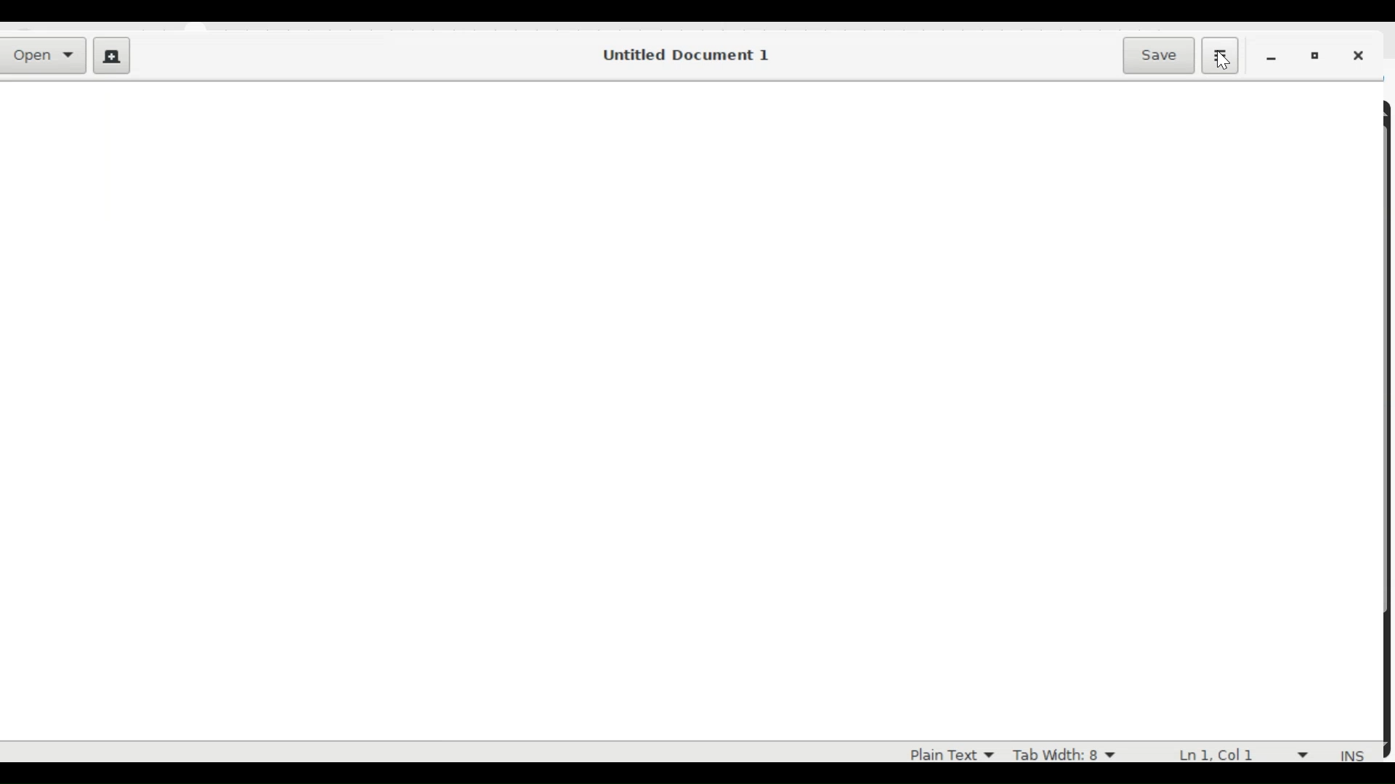 Image resolution: width=1395 pixels, height=784 pixels. Describe the element at coordinates (1219, 54) in the screenshot. I see `Application menu` at that location.